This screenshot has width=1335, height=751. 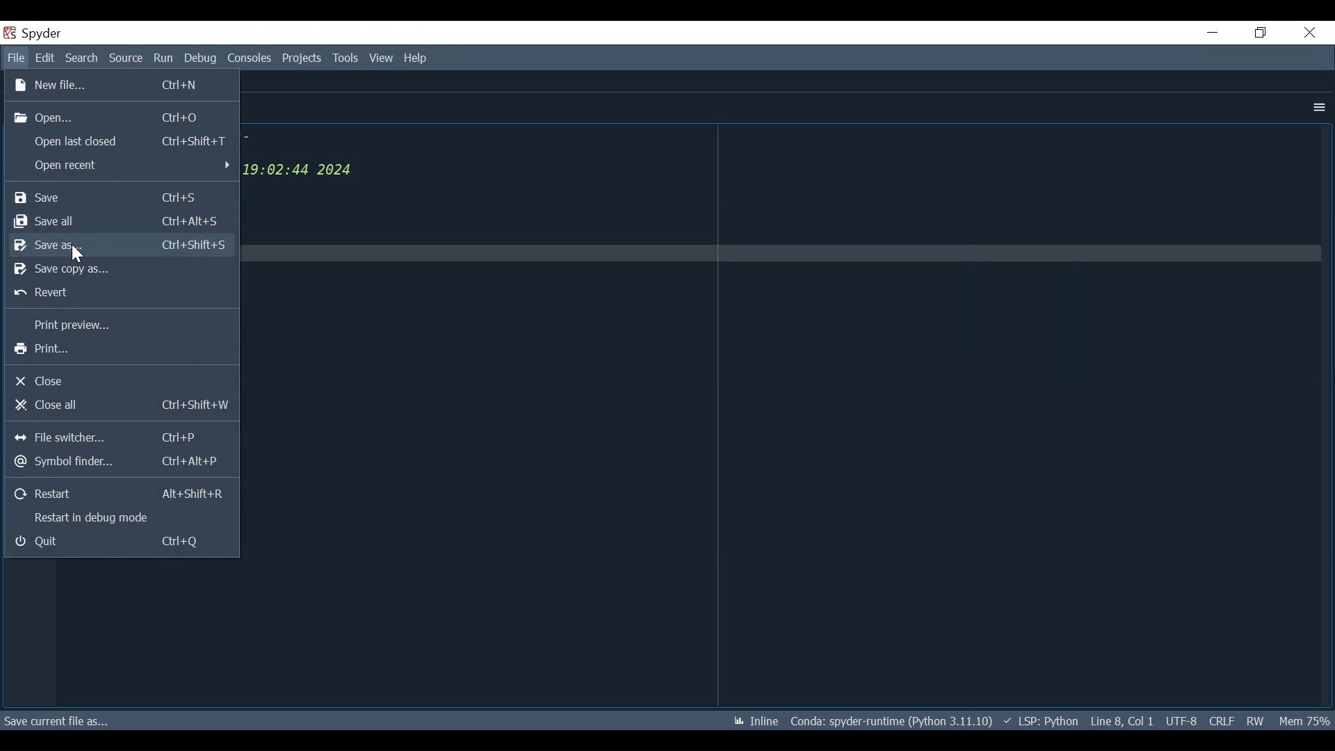 I want to click on New File, so click(x=122, y=85).